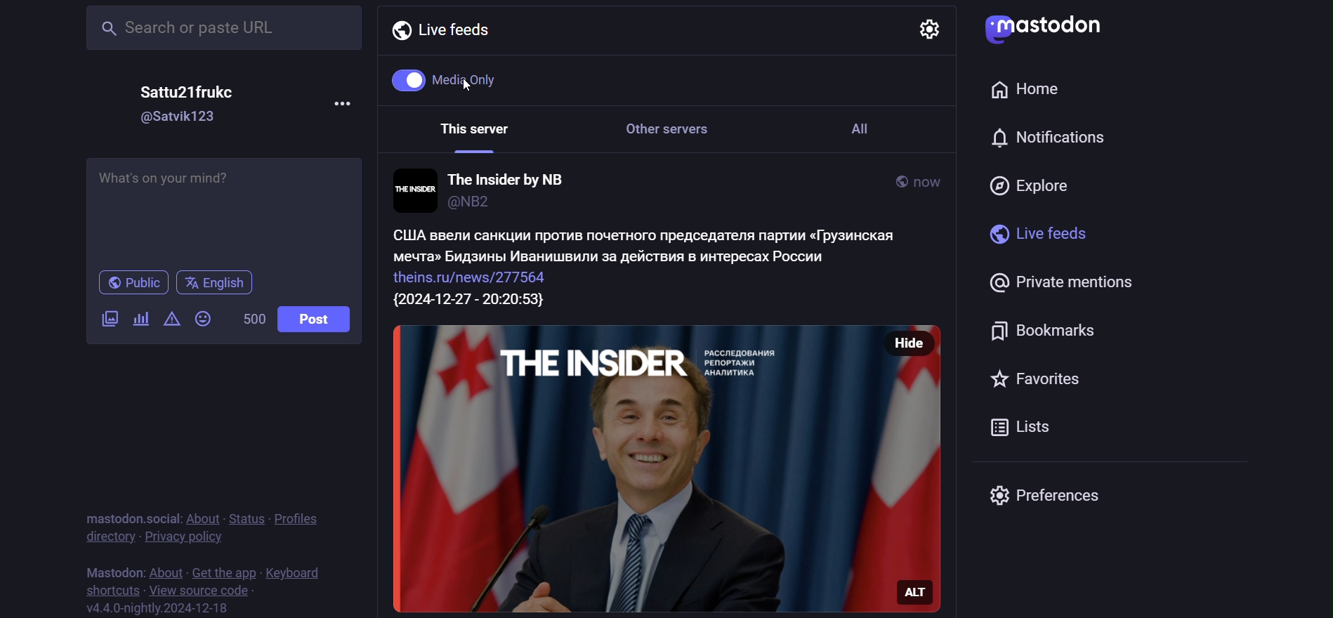 The width and height of the screenshot is (1333, 618). Describe the element at coordinates (1044, 140) in the screenshot. I see `notification` at that location.